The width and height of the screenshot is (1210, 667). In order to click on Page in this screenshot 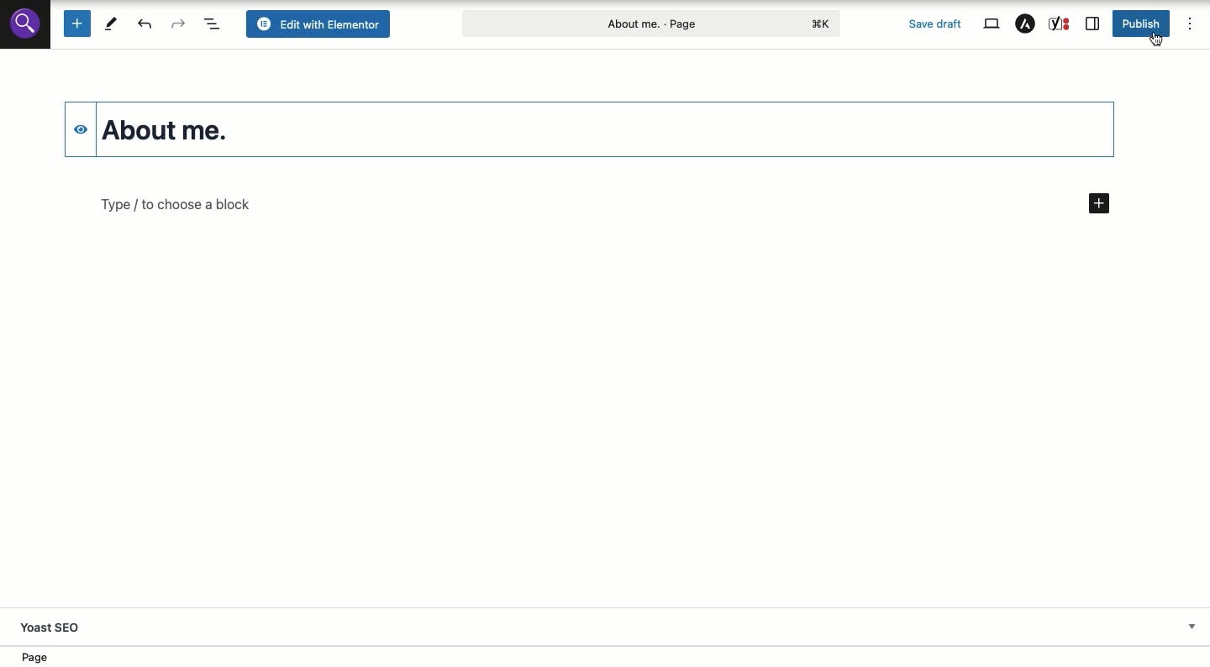, I will do `click(42, 658)`.